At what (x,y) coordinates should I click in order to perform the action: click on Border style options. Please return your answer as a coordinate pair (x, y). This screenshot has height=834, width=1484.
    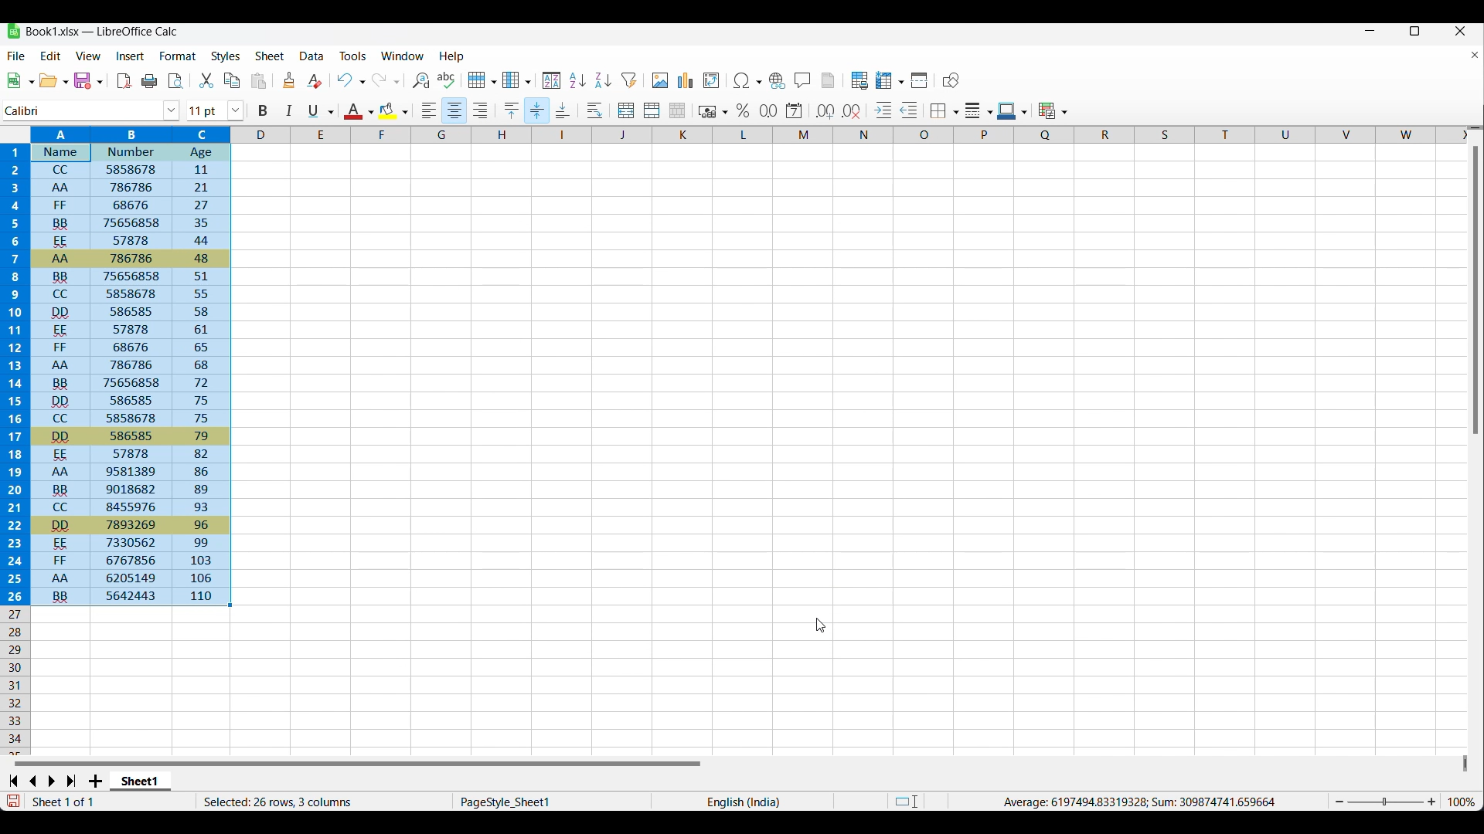
    Looking at the image, I should click on (979, 111).